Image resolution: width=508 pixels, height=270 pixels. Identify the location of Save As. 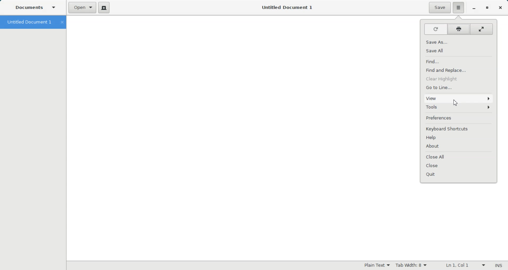
(457, 41).